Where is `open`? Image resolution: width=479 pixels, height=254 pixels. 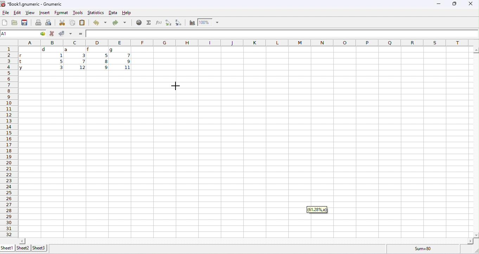 open is located at coordinates (15, 23).